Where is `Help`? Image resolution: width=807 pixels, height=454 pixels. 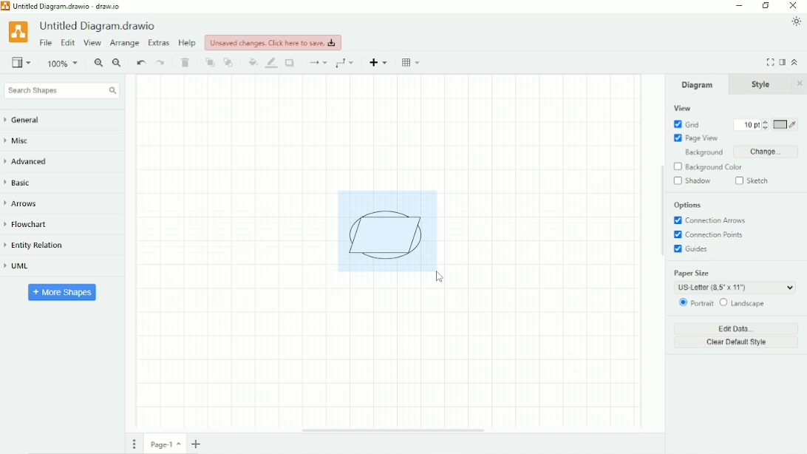
Help is located at coordinates (188, 43).